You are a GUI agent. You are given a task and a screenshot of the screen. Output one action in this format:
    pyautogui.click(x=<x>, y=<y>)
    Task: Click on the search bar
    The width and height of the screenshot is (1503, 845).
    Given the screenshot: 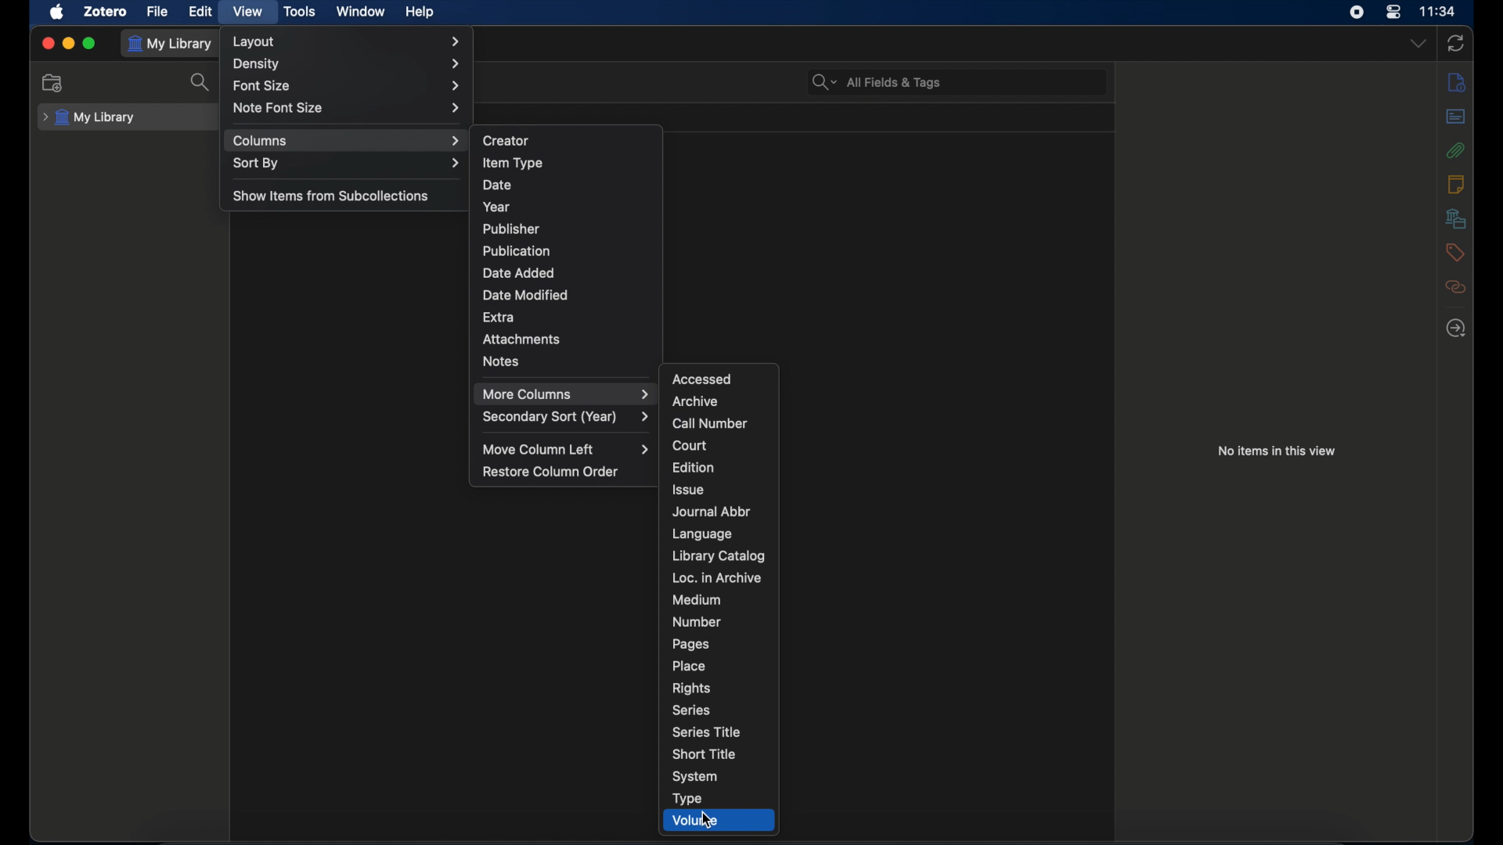 What is the action you would take?
    pyautogui.click(x=877, y=81)
    